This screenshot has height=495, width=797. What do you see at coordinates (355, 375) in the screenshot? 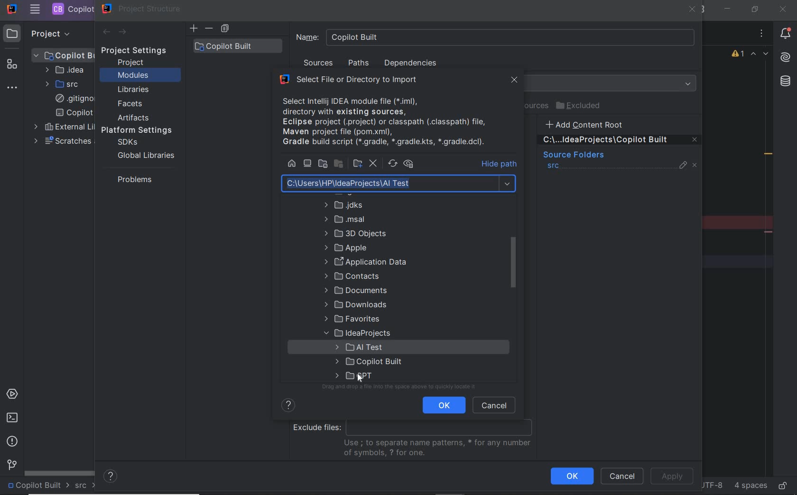
I see `folder` at bounding box center [355, 375].